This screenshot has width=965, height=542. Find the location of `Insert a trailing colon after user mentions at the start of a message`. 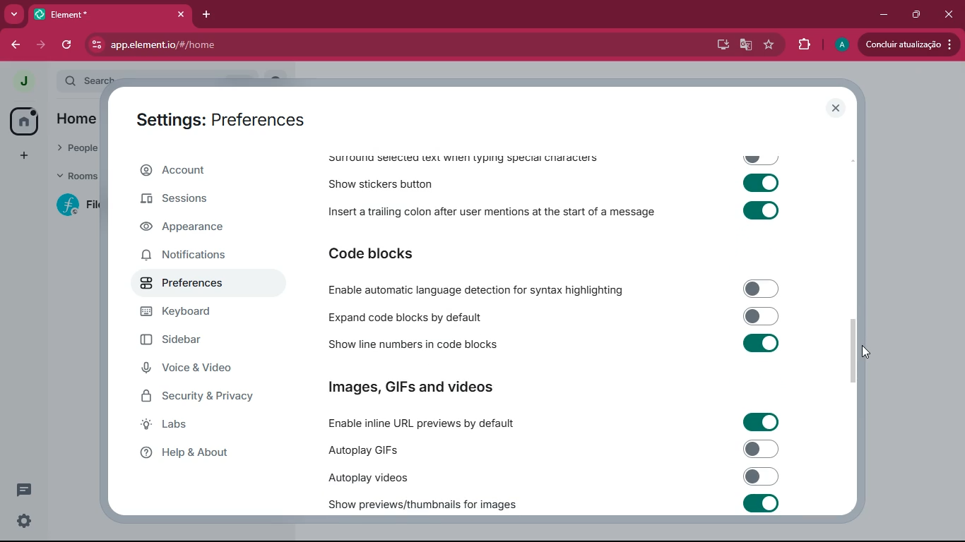

Insert a trailing colon after user mentions at the start of a message is located at coordinates (552, 212).